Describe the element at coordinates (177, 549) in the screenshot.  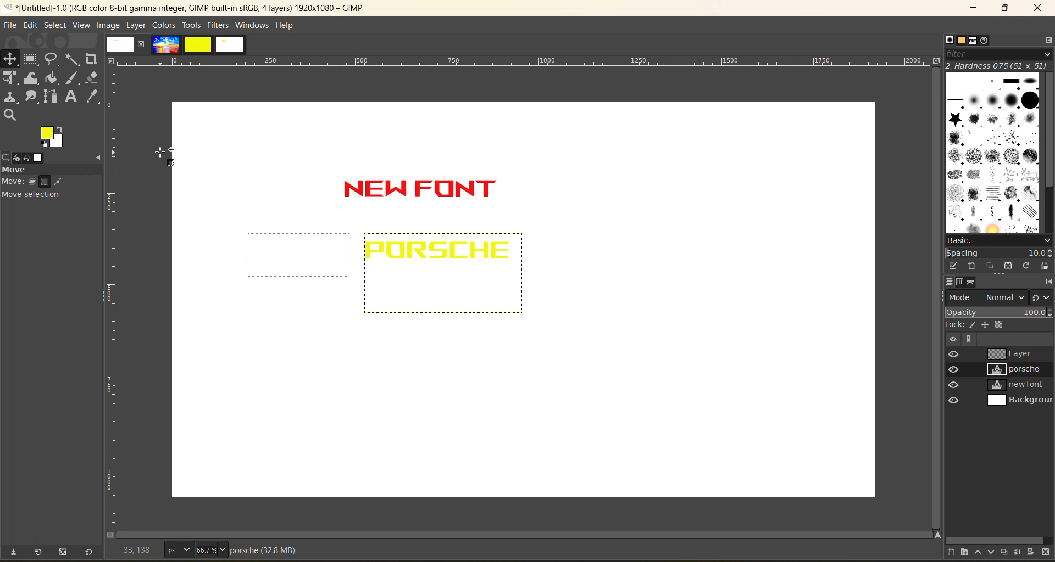
I see `px` at that location.